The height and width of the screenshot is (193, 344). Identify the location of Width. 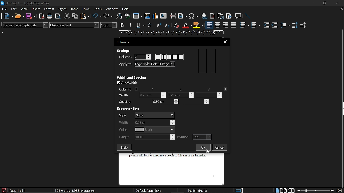
(147, 123).